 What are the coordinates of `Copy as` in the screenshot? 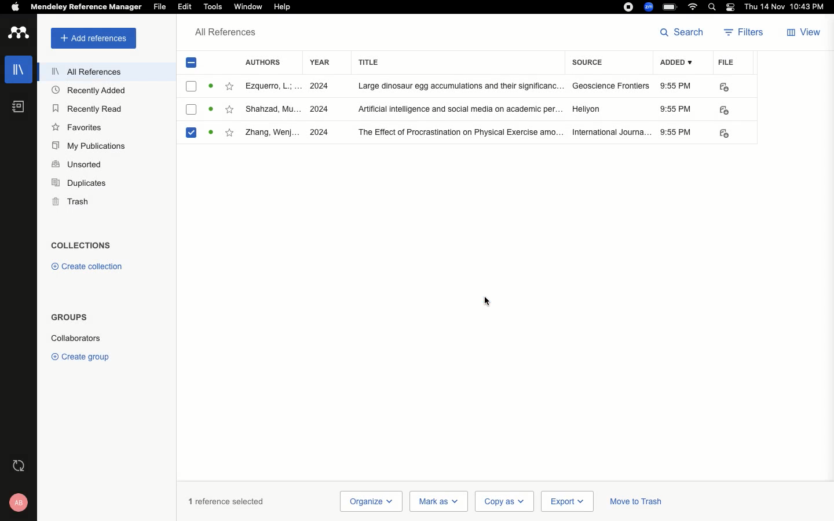 It's located at (503, 501).